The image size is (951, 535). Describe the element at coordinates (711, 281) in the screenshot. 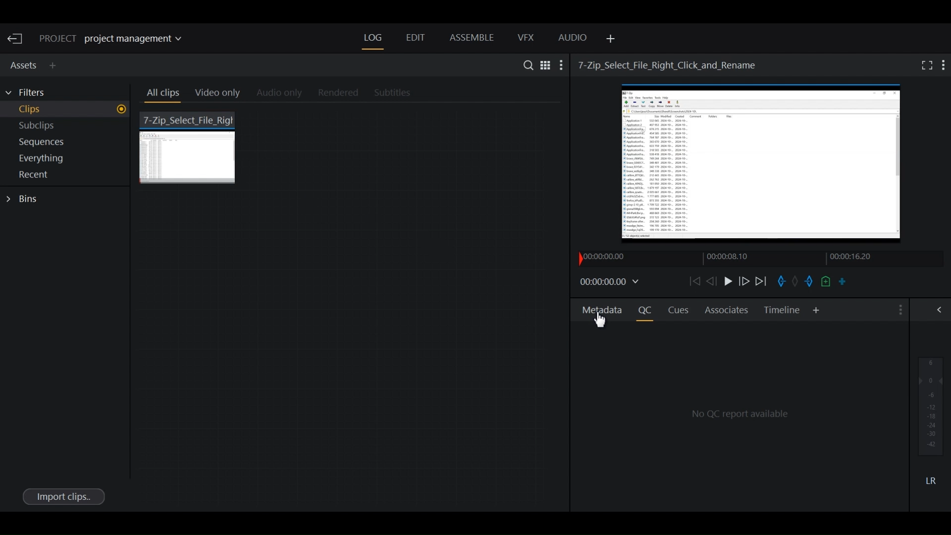

I see `Nudge one frame backward` at that location.